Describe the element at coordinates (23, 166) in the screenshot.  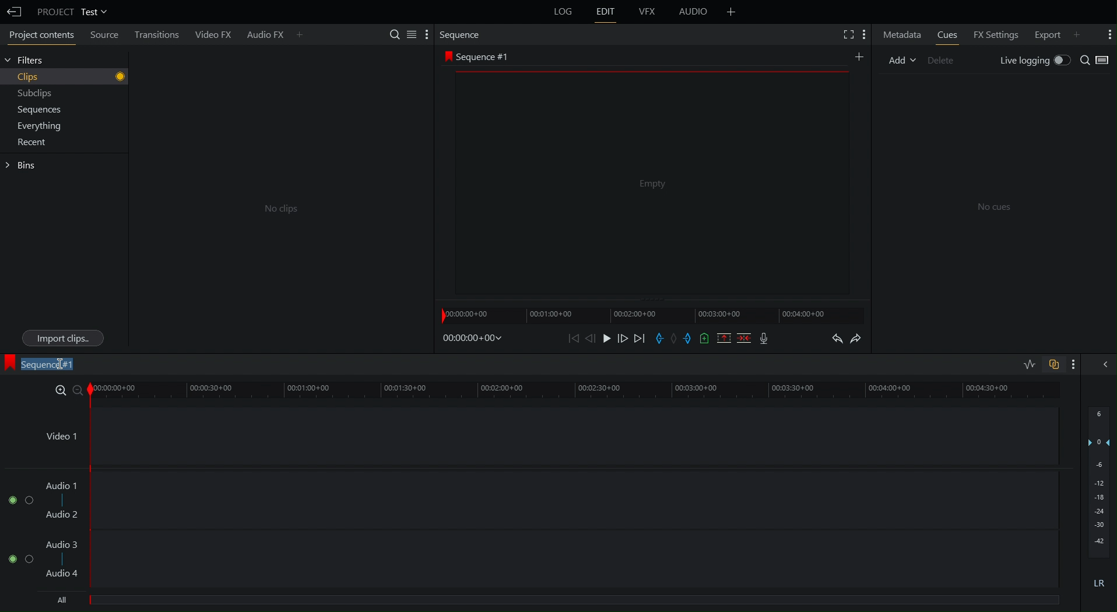
I see `Gins` at that location.